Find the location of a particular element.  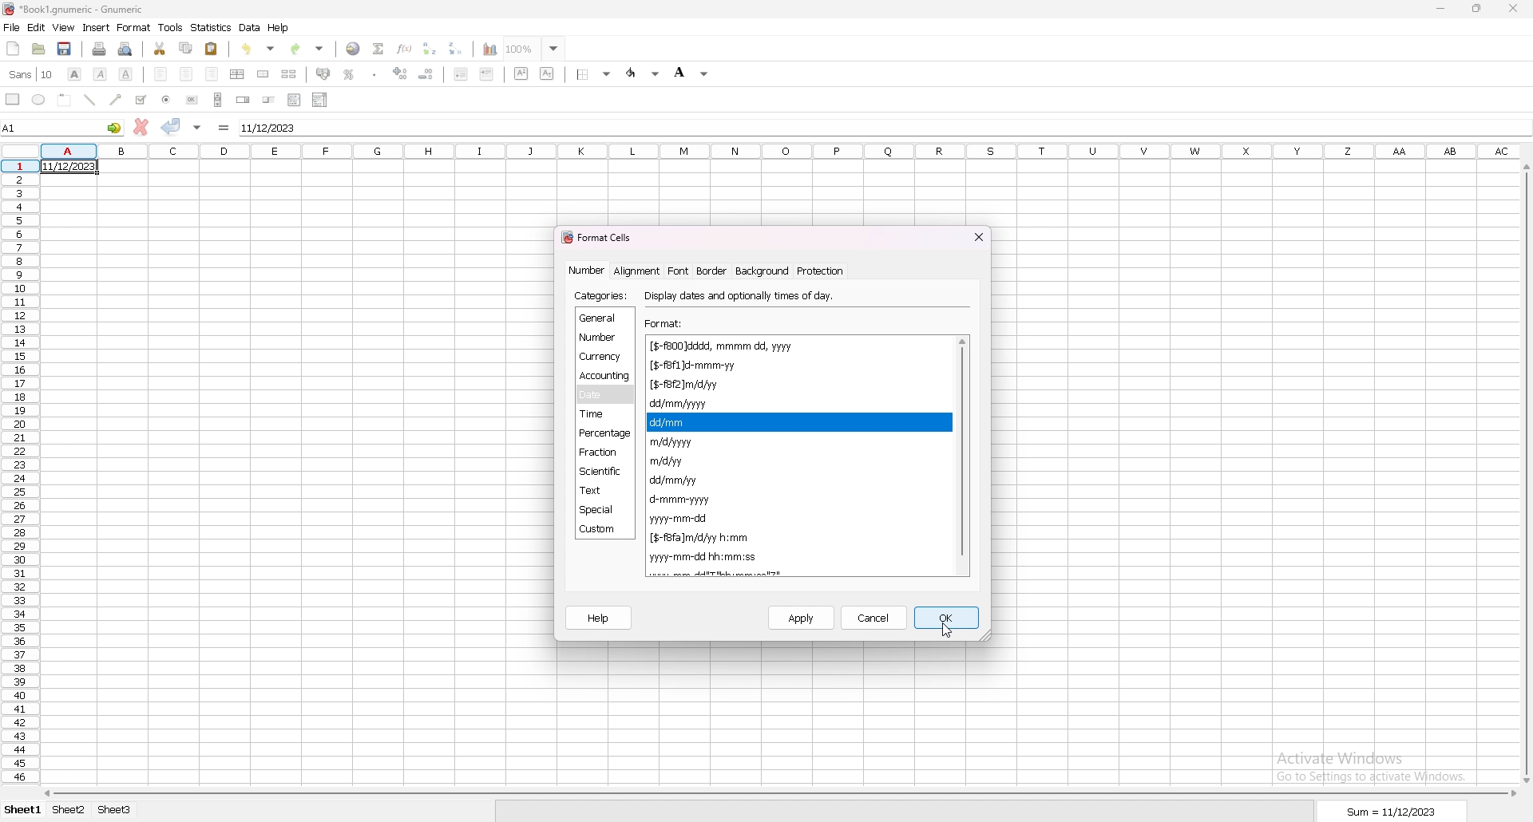

radio button is located at coordinates (167, 100).